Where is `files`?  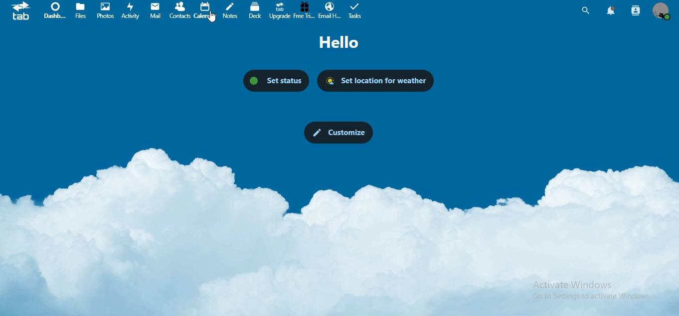
files is located at coordinates (83, 11).